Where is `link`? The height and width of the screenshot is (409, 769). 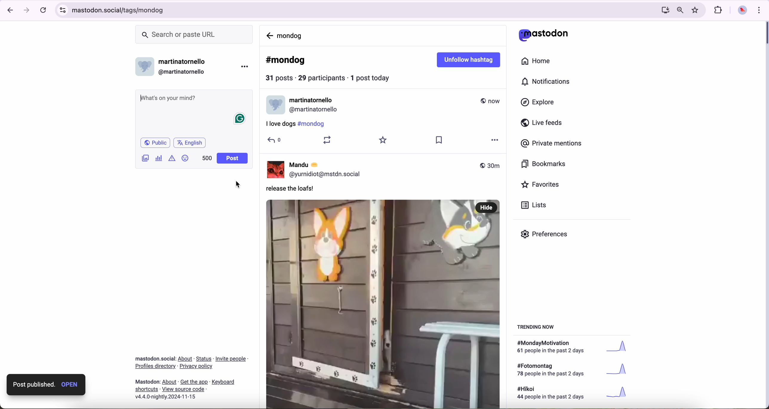 link is located at coordinates (170, 382).